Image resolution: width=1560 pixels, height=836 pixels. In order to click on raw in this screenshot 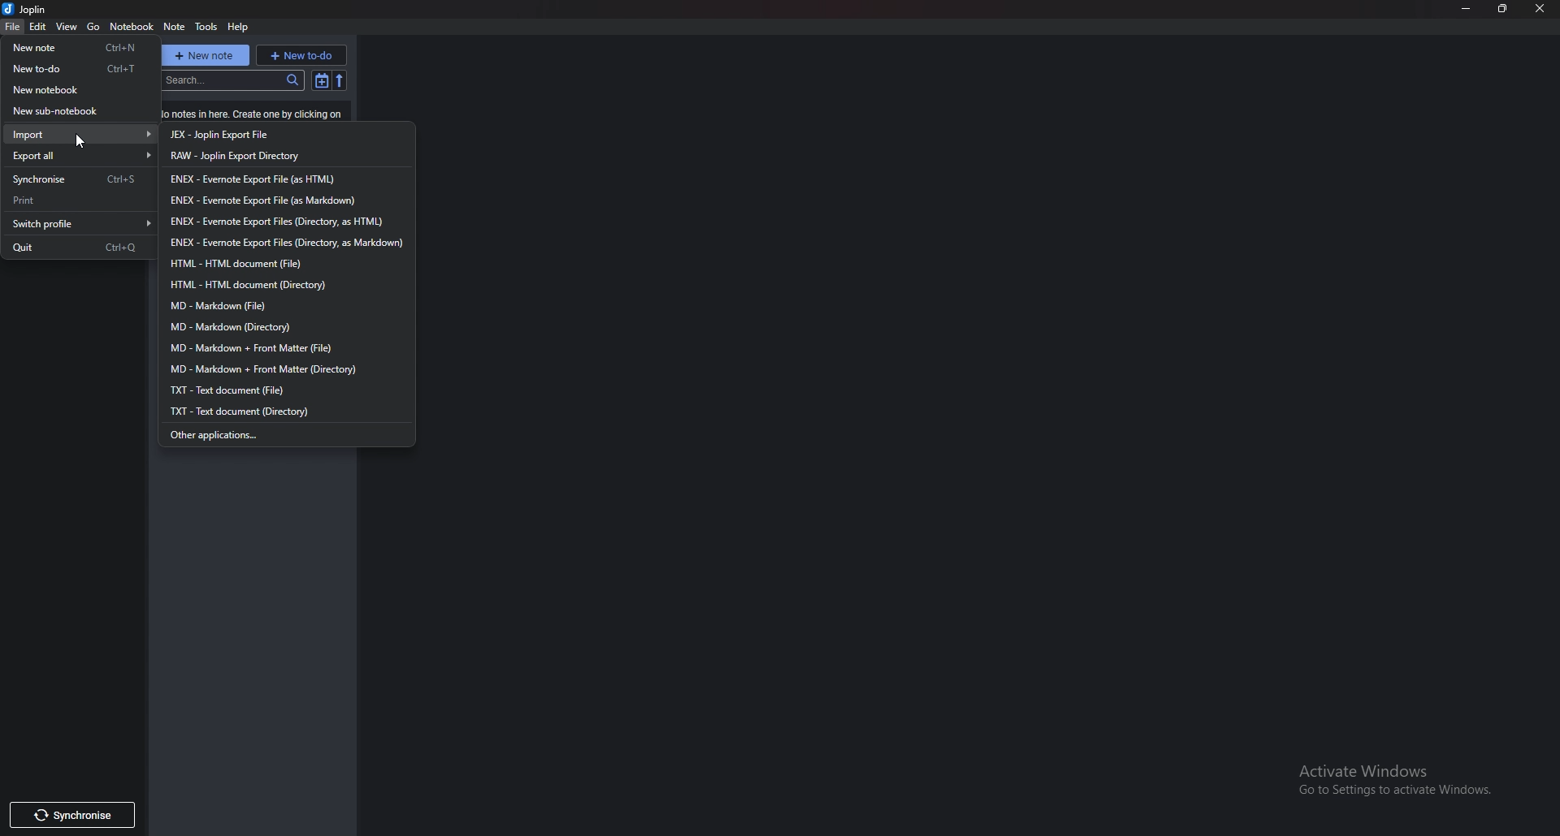, I will do `click(251, 156)`.